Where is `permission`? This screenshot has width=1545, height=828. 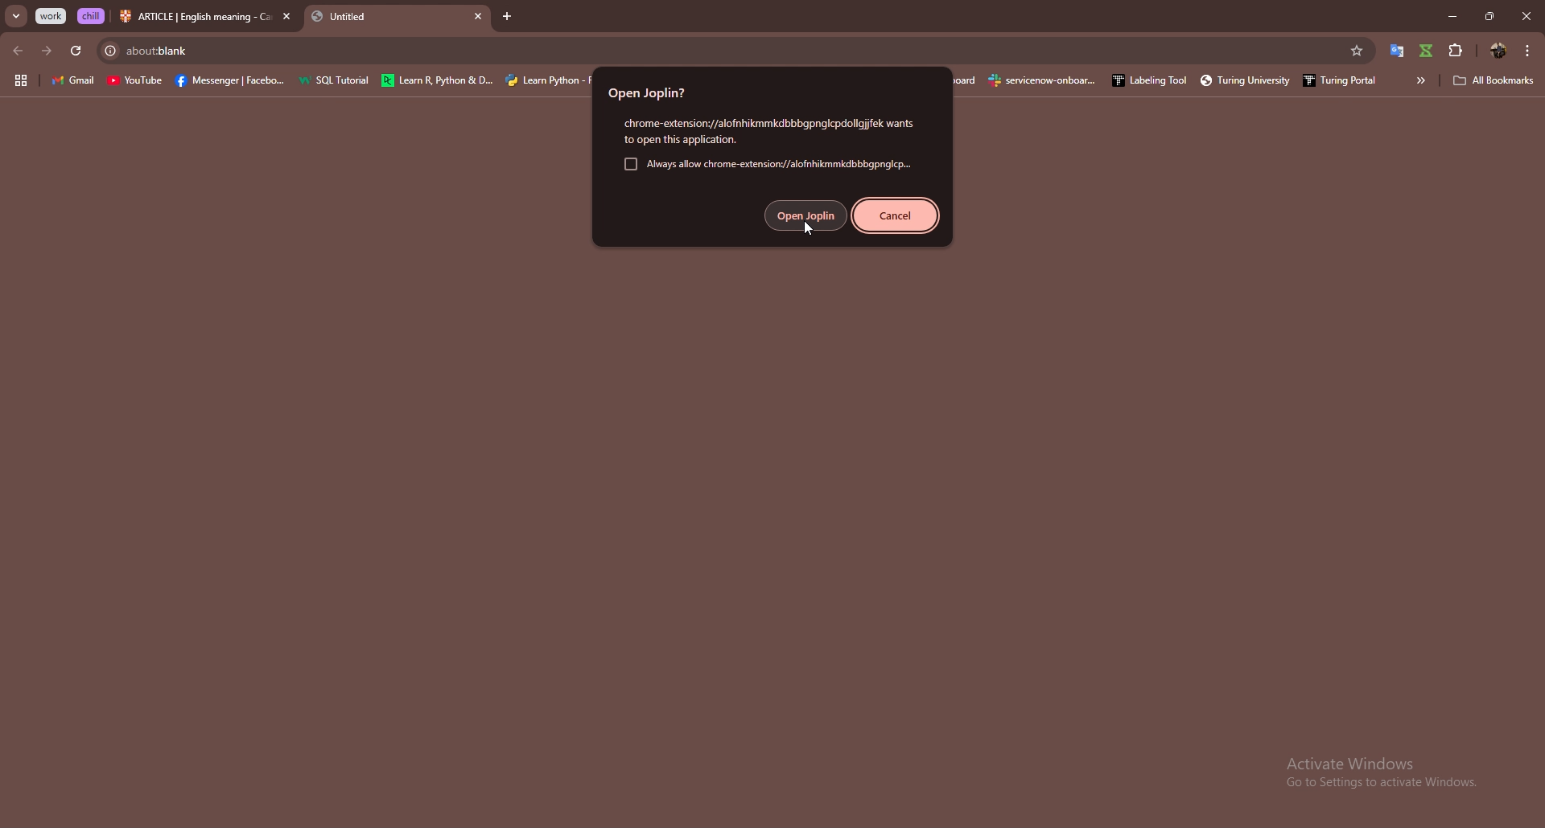
permission is located at coordinates (767, 131).